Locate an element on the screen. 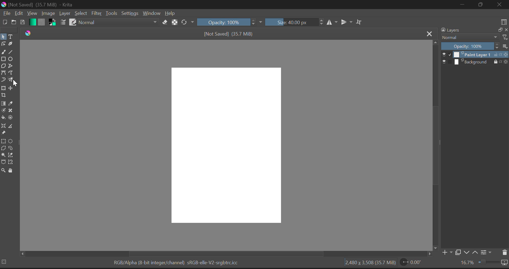 This screenshot has height=269, width=509. Texts is located at coordinates (11, 36).